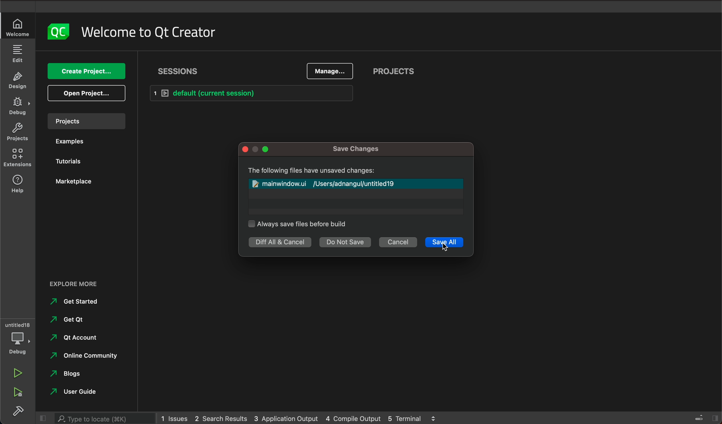 This screenshot has height=424, width=722. What do you see at coordinates (266, 150) in the screenshot?
I see `expand` at bounding box center [266, 150].